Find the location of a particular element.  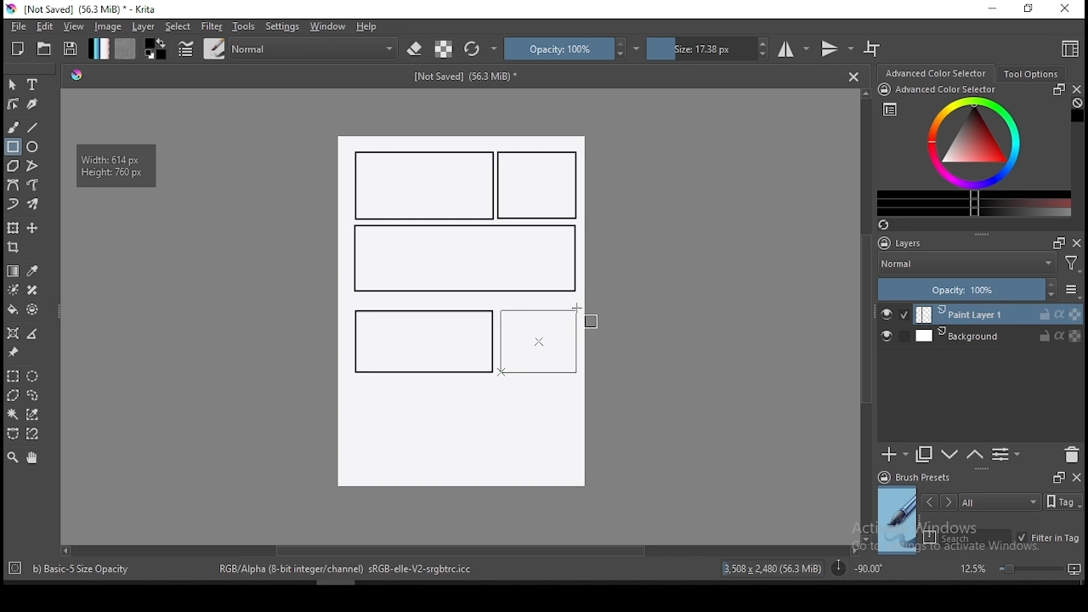

pan tool is located at coordinates (31, 458).